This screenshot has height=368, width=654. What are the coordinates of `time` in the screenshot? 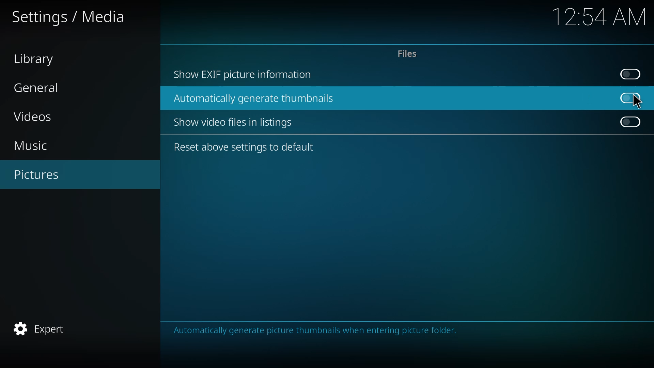 It's located at (601, 17).